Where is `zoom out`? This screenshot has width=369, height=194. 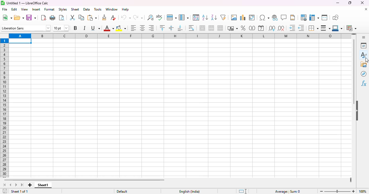
zoom out is located at coordinates (321, 191).